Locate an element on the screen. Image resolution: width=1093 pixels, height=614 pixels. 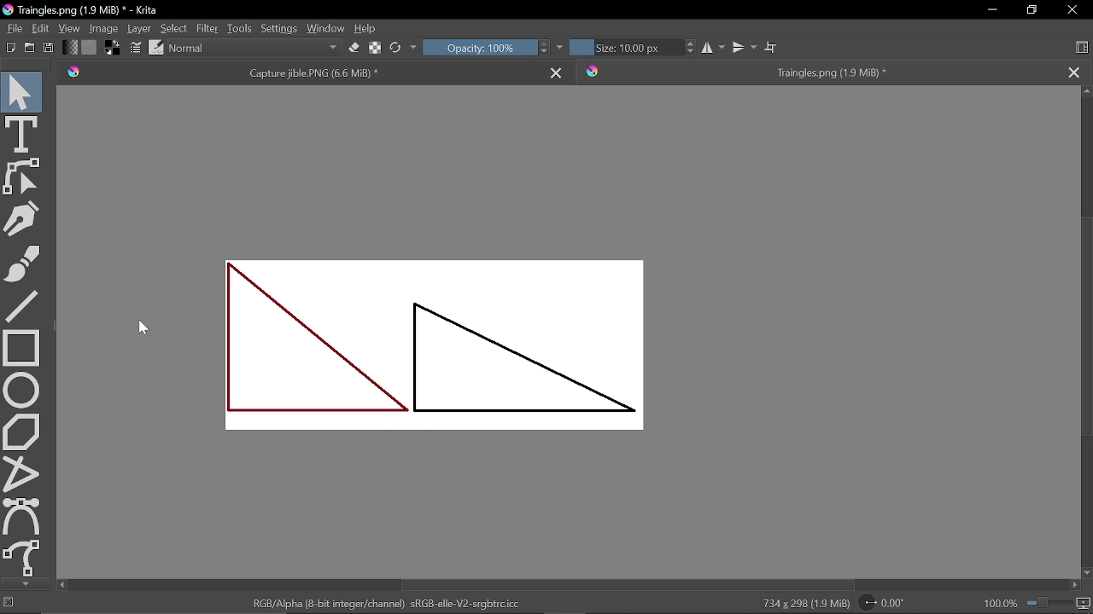
Ellipse tool is located at coordinates (24, 389).